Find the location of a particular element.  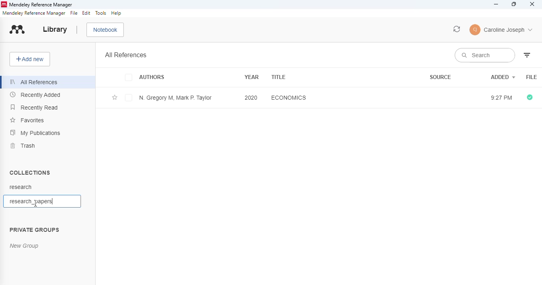

Caroline Joseph is located at coordinates (509, 31).